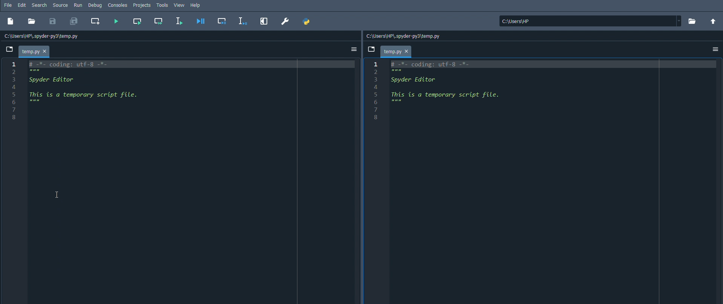 The image size is (723, 304). What do you see at coordinates (11, 22) in the screenshot?
I see `New file` at bounding box center [11, 22].